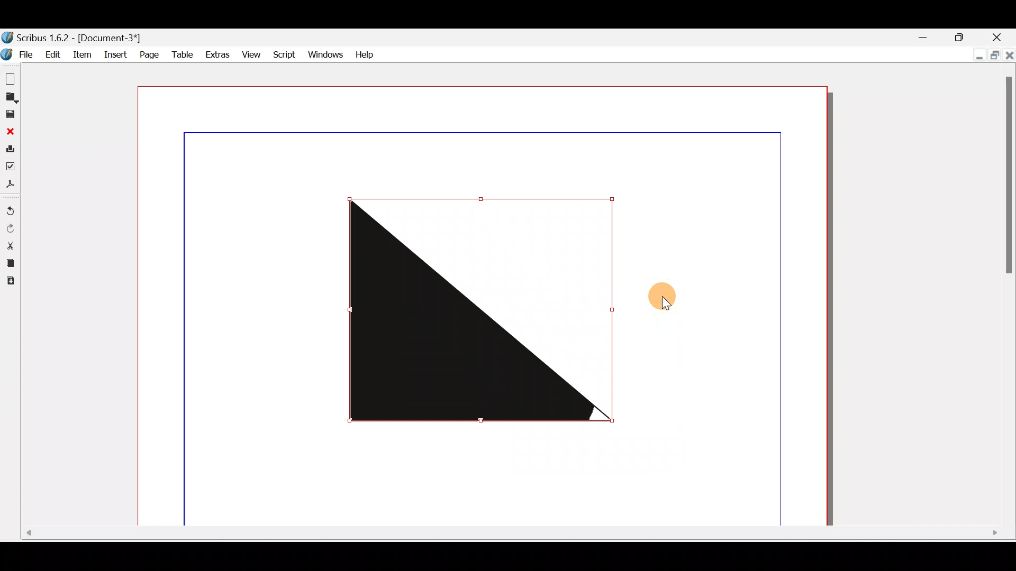 The image size is (1016, 571). What do you see at coordinates (283, 54) in the screenshot?
I see `Script` at bounding box center [283, 54].